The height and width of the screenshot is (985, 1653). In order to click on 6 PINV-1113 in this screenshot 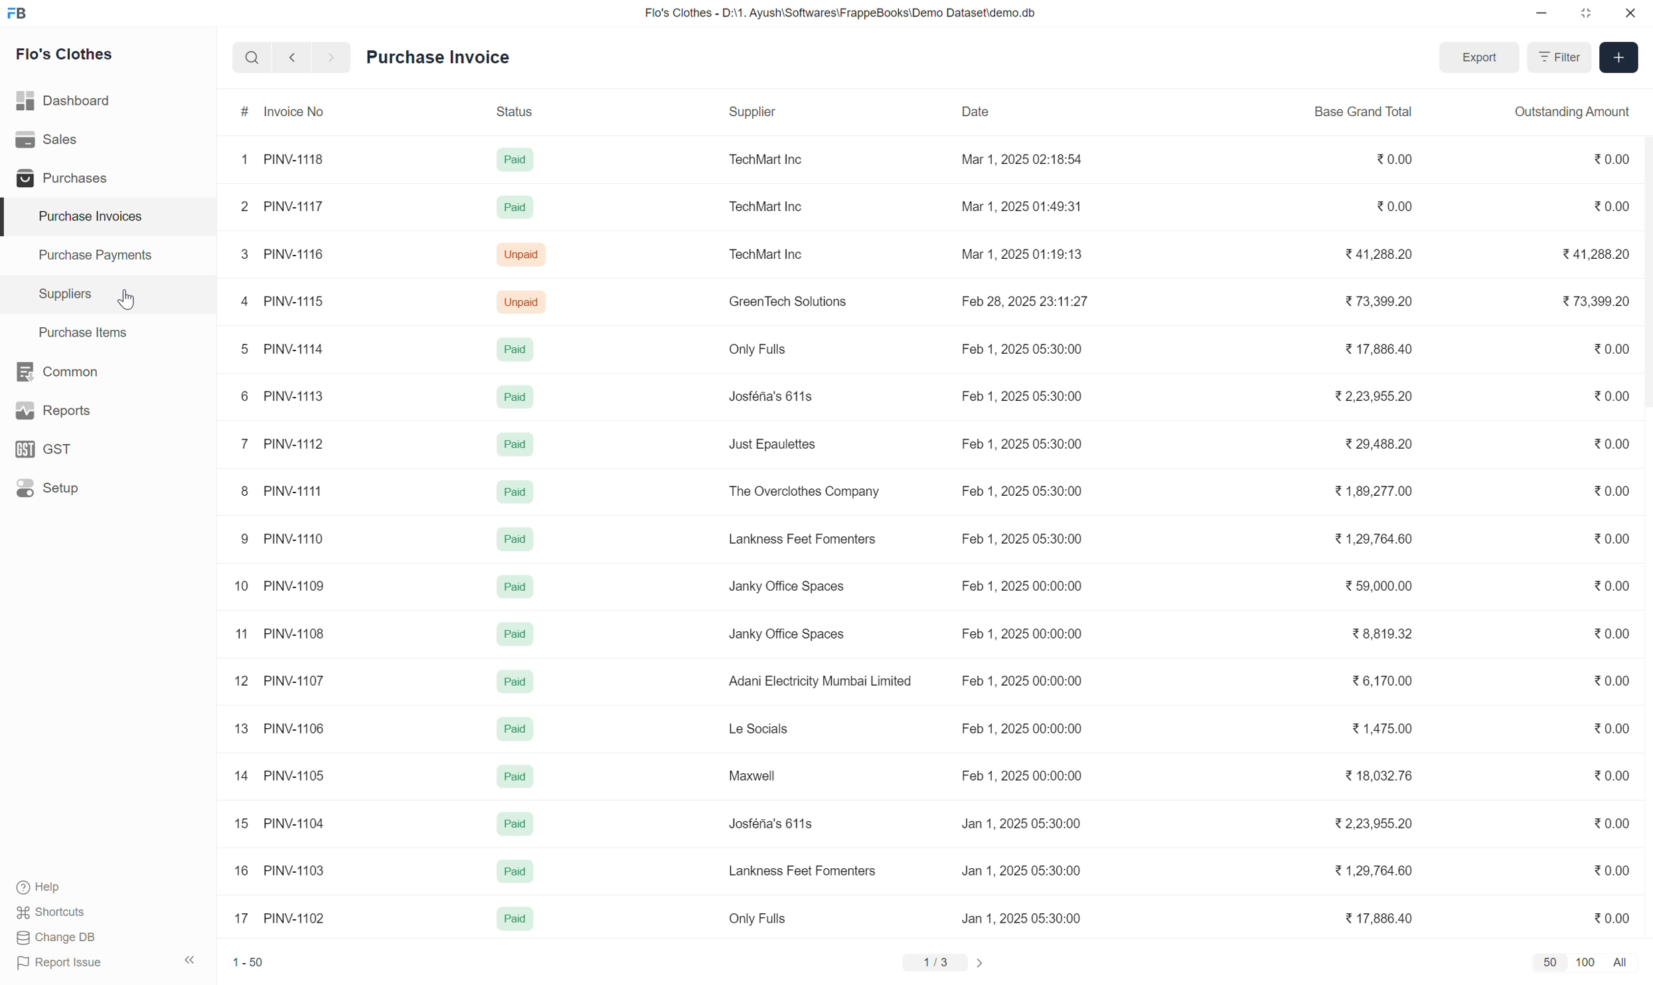, I will do `click(278, 394)`.